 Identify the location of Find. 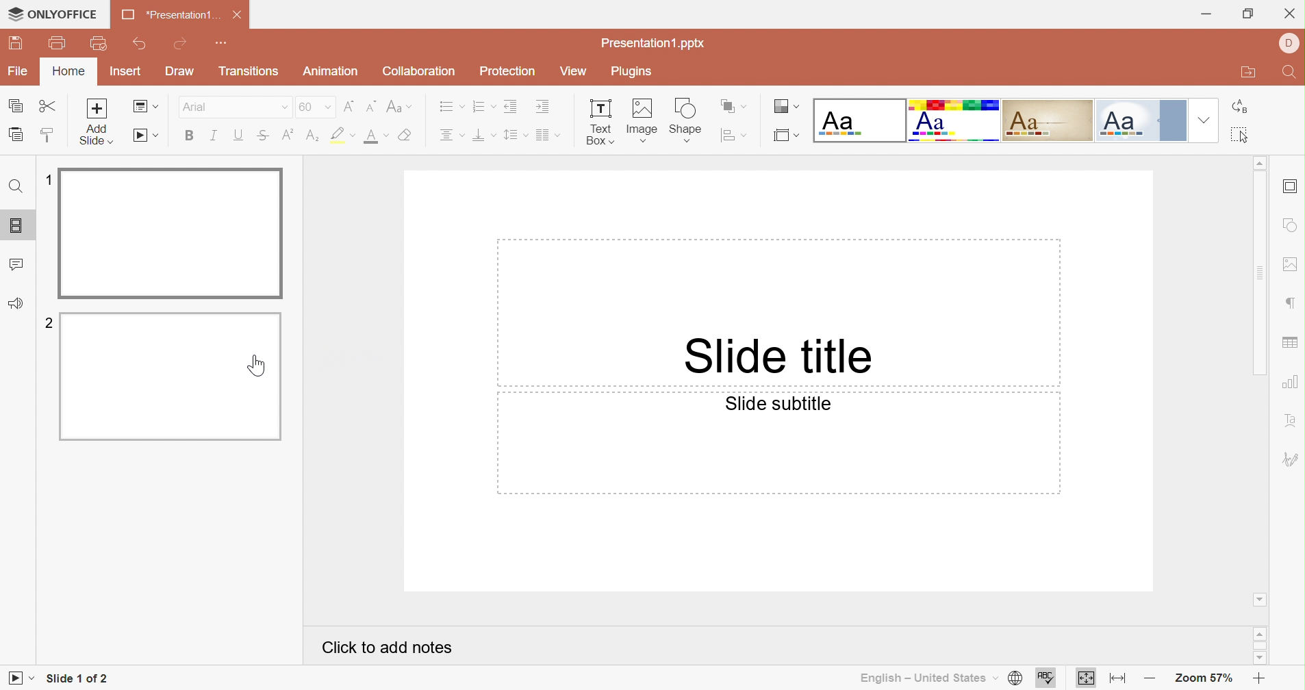
(18, 188).